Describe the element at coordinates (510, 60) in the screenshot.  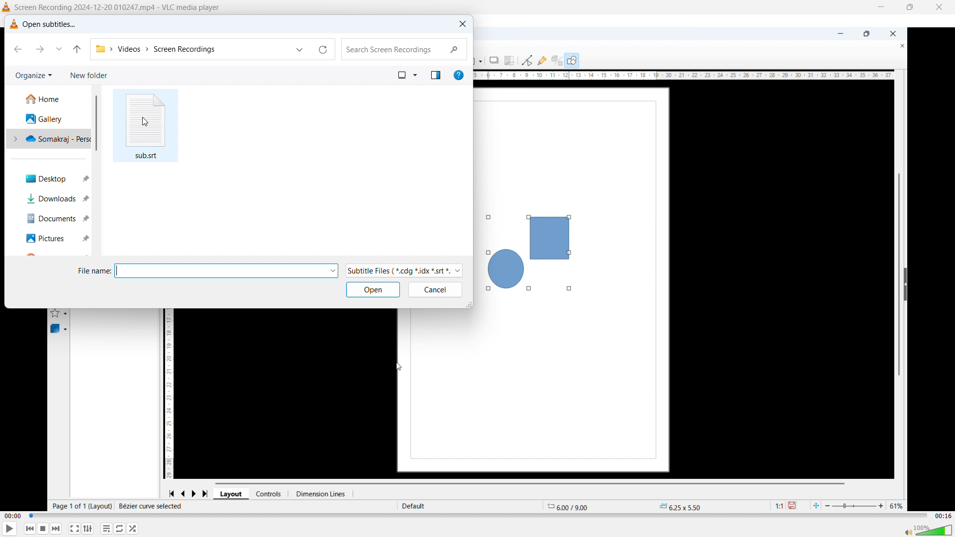
I see `crop image` at that location.